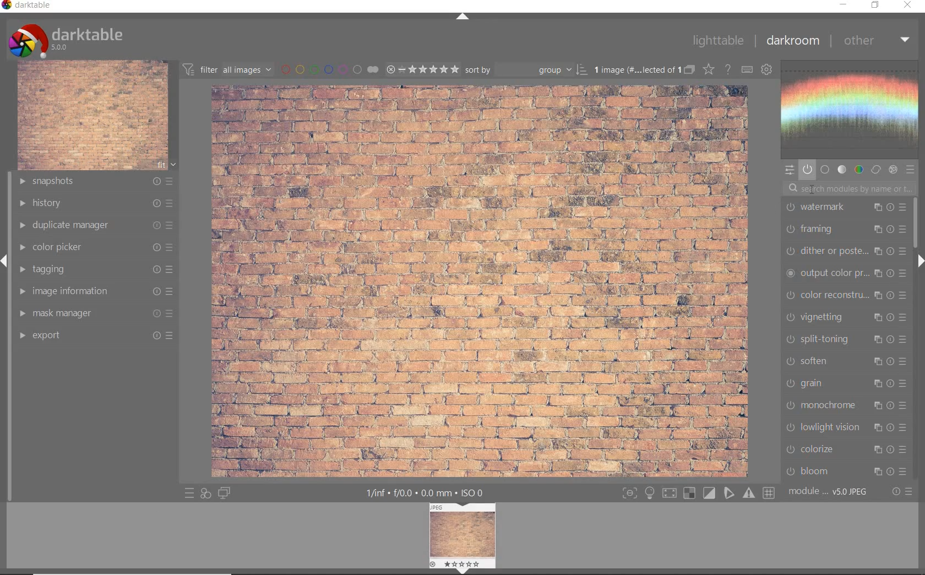 Image resolution: width=925 pixels, height=575 pixels. What do you see at coordinates (919, 261) in the screenshot?
I see `next` at bounding box center [919, 261].